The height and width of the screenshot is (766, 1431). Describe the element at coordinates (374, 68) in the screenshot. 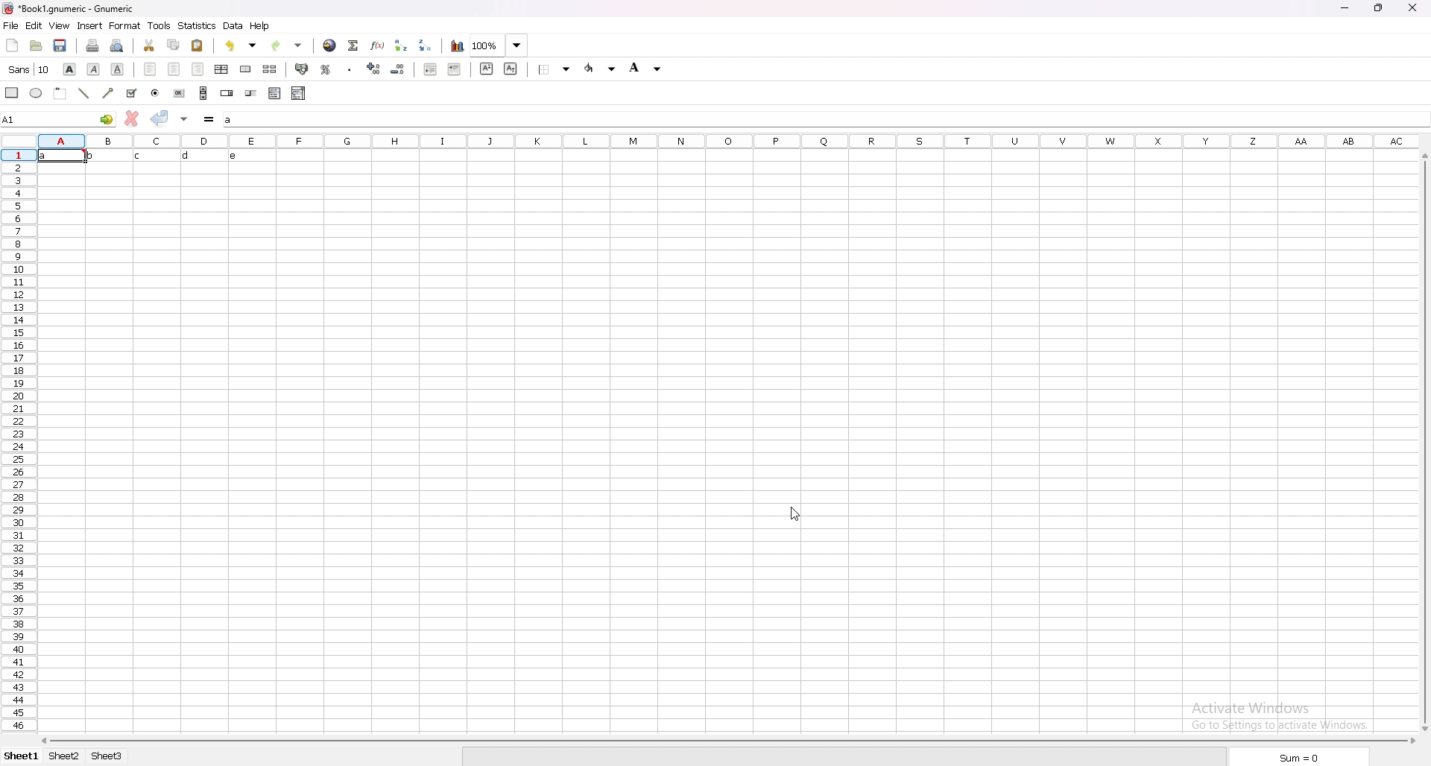

I see `increase decimals` at that location.